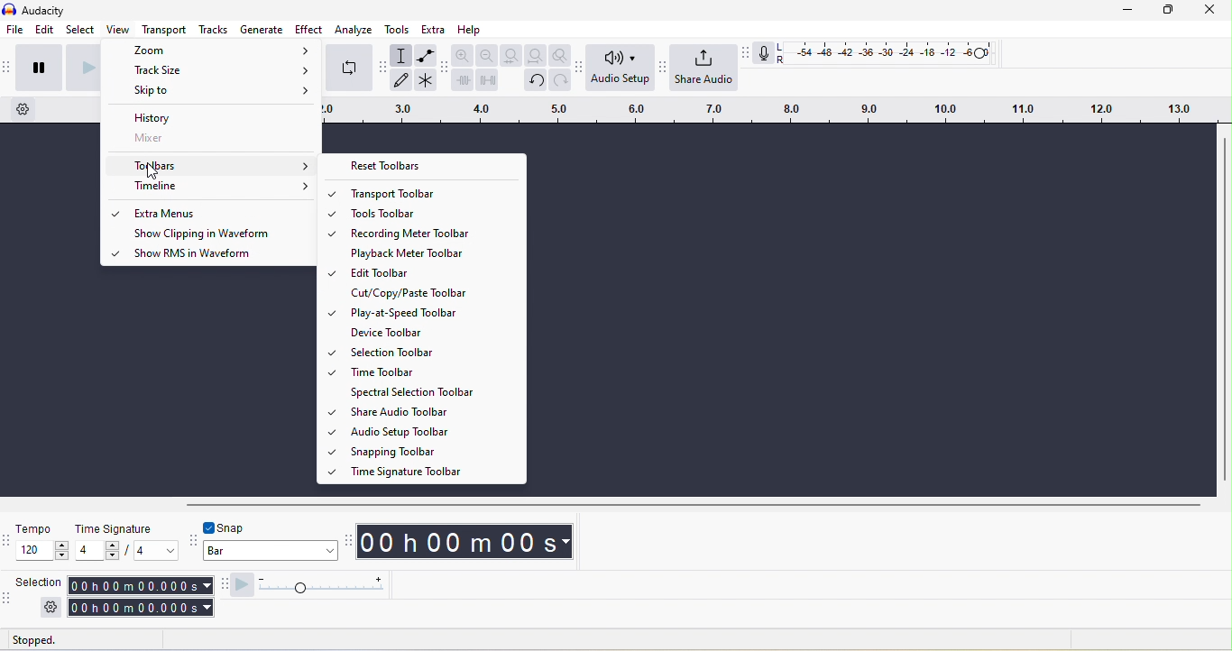  Describe the element at coordinates (462, 79) in the screenshot. I see `trim audio outside selection` at that location.